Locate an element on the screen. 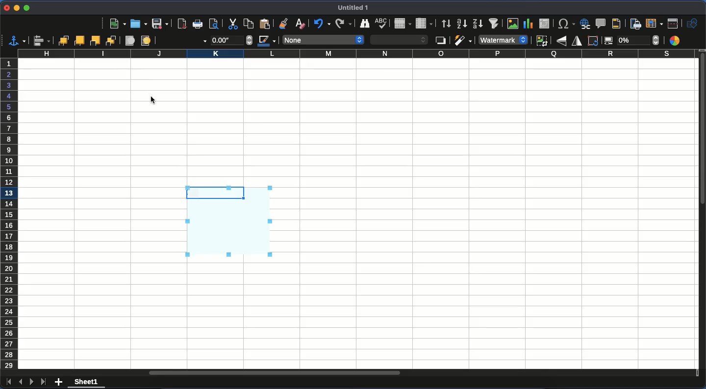 Image resolution: width=706 pixels, height=389 pixels. previous sheet is located at coordinates (20, 382).